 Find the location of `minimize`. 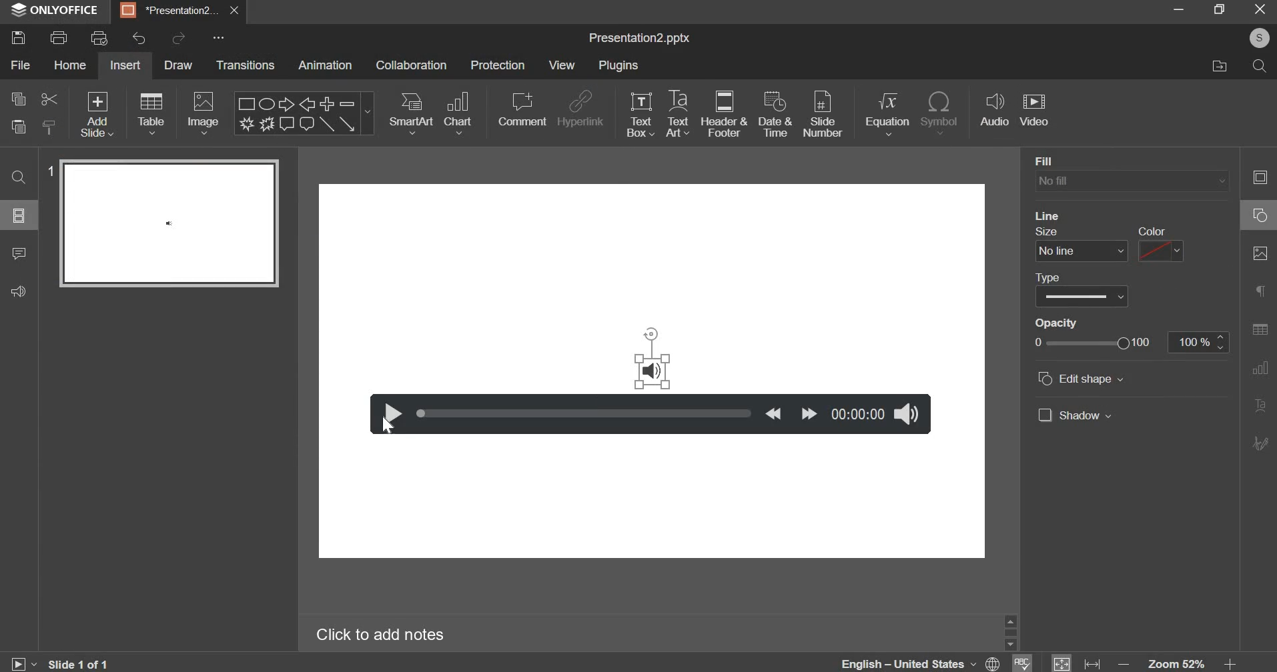

minimize is located at coordinates (1176, 12).